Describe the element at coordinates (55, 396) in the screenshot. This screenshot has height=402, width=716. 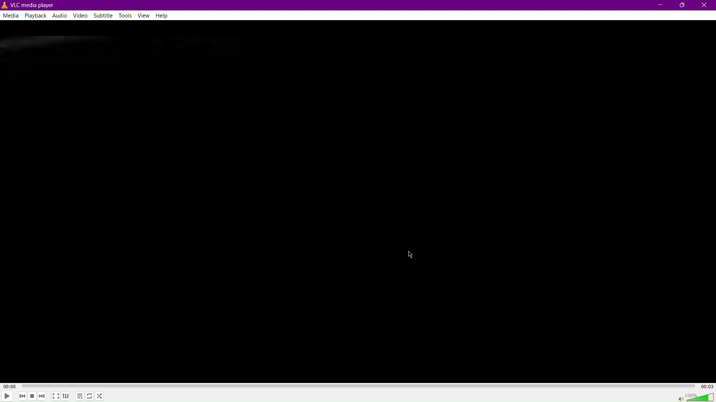
I see `Fullscreen` at that location.